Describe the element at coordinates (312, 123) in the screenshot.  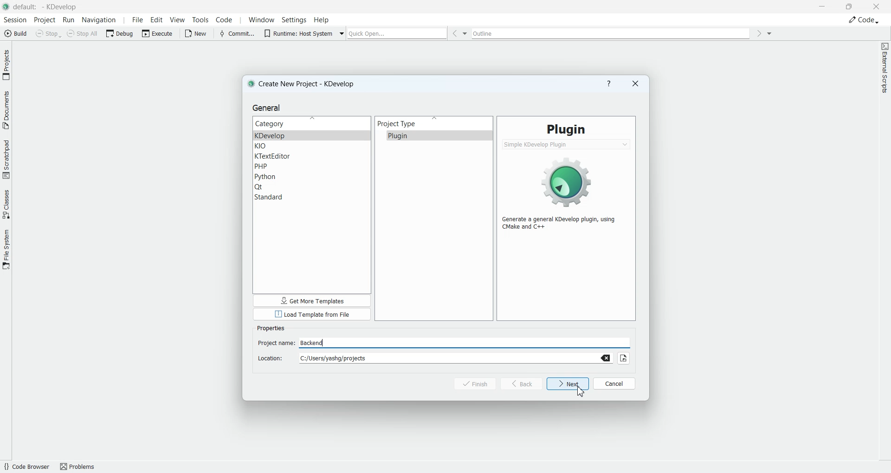
I see `General Category` at that location.